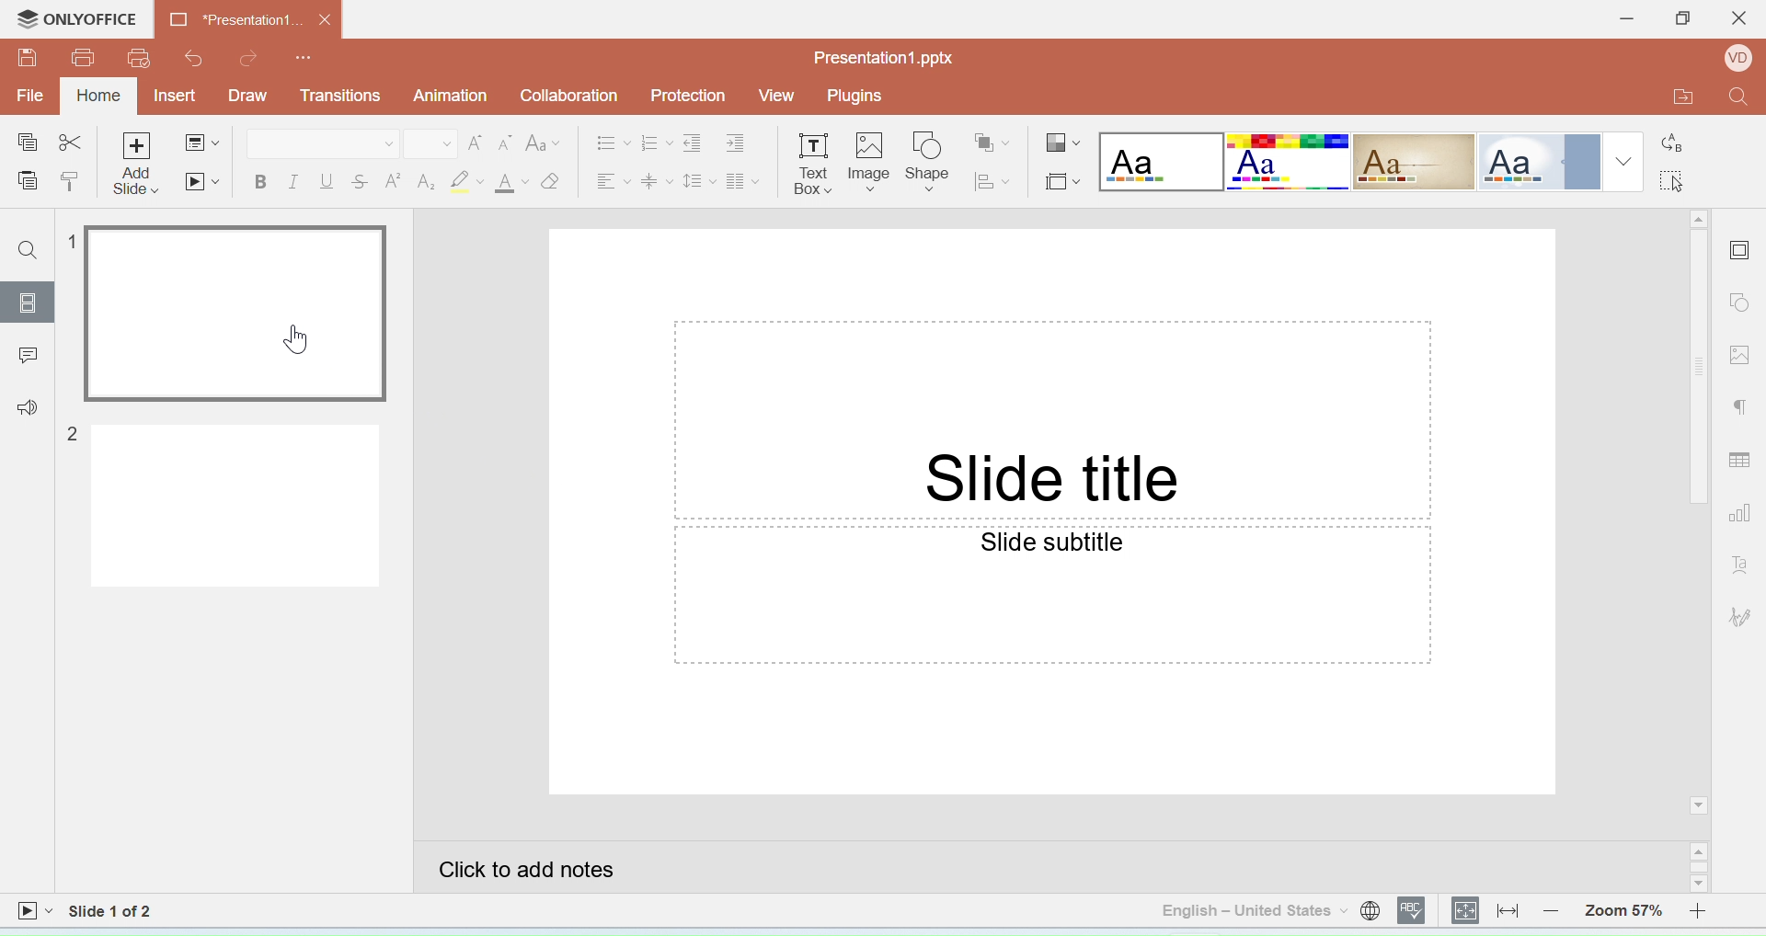 The width and height of the screenshot is (1766, 936). I want to click on Copy style, so click(70, 183).